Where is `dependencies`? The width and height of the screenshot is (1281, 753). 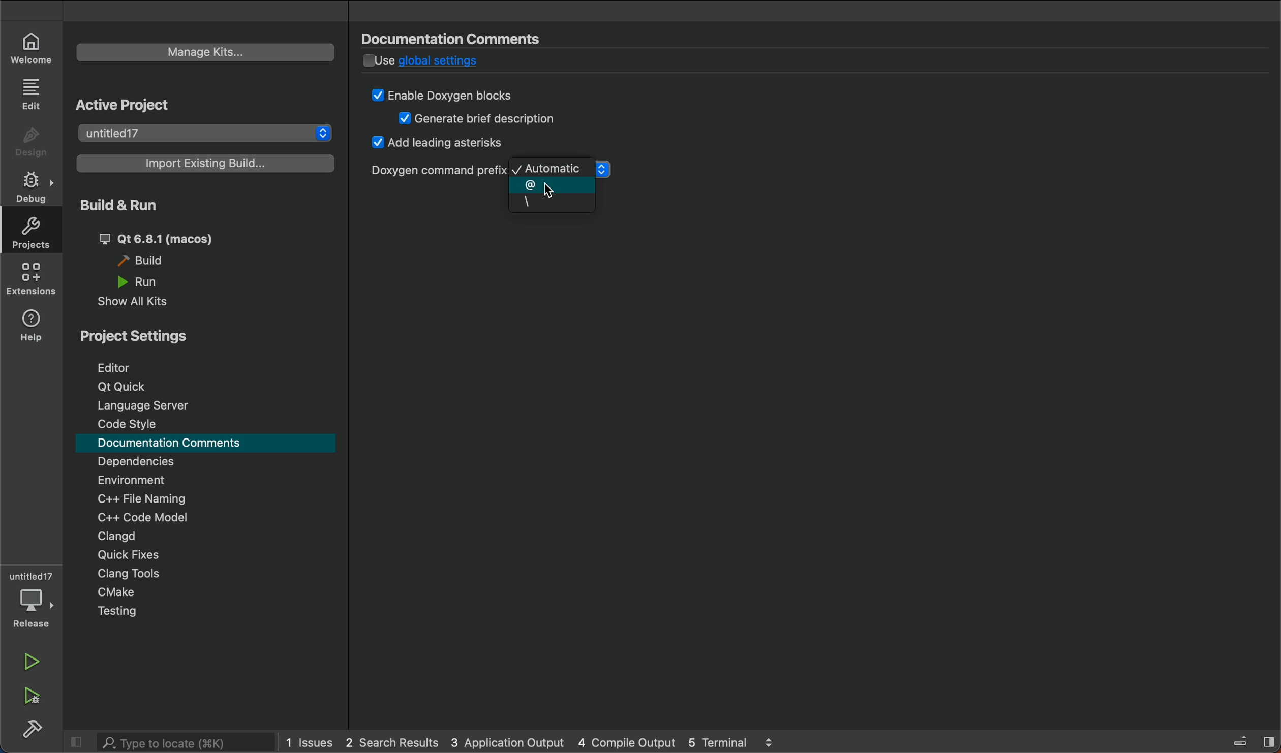 dependencies is located at coordinates (143, 461).